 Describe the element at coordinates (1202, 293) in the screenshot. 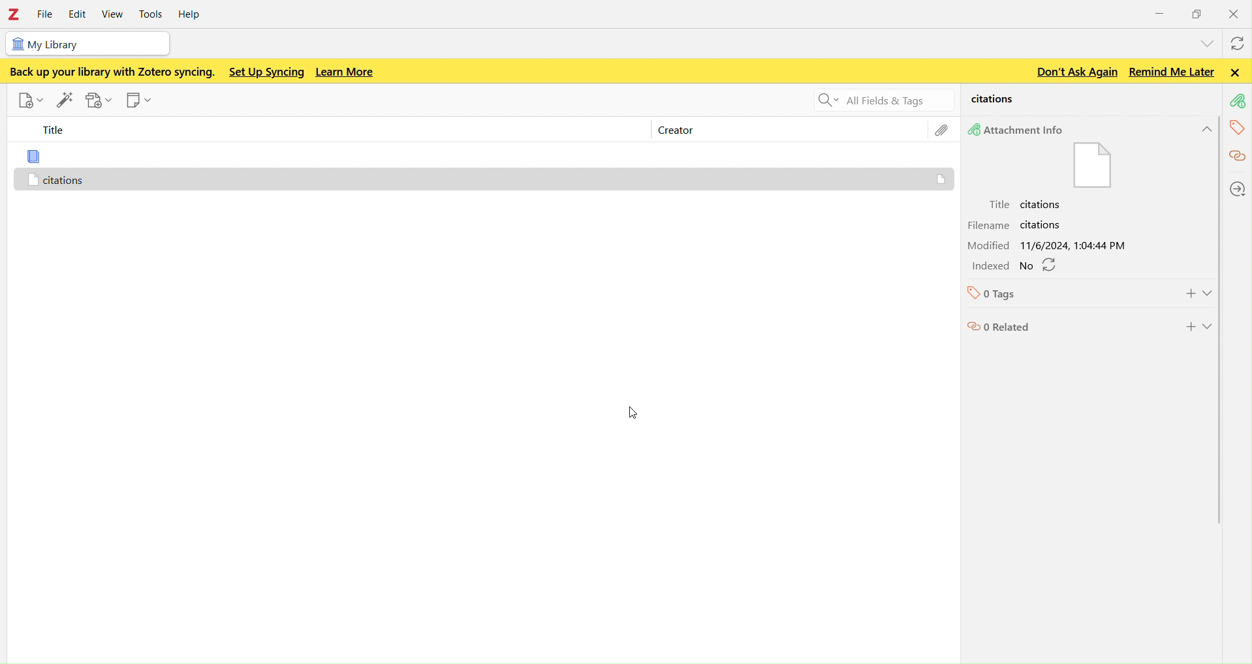

I see `Show` at that location.